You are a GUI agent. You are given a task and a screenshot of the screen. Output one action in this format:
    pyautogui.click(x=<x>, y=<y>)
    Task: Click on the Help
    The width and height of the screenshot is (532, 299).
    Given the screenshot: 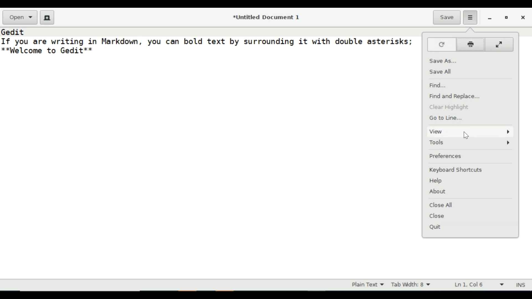 What is the action you would take?
    pyautogui.click(x=442, y=181)
    